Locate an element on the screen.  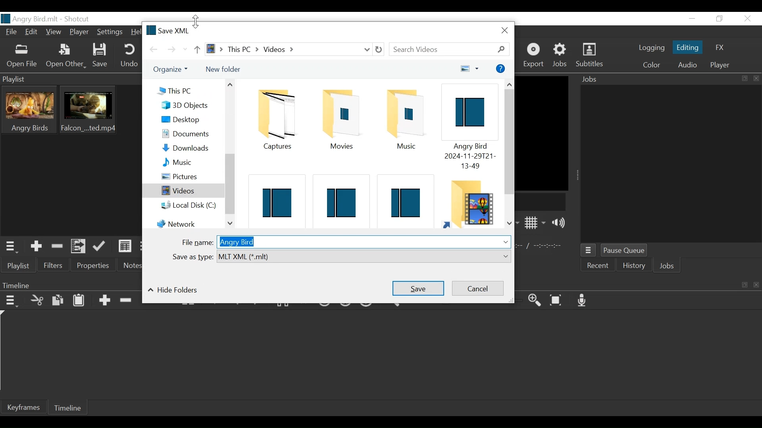
File name is located at coordinates (29, 19).